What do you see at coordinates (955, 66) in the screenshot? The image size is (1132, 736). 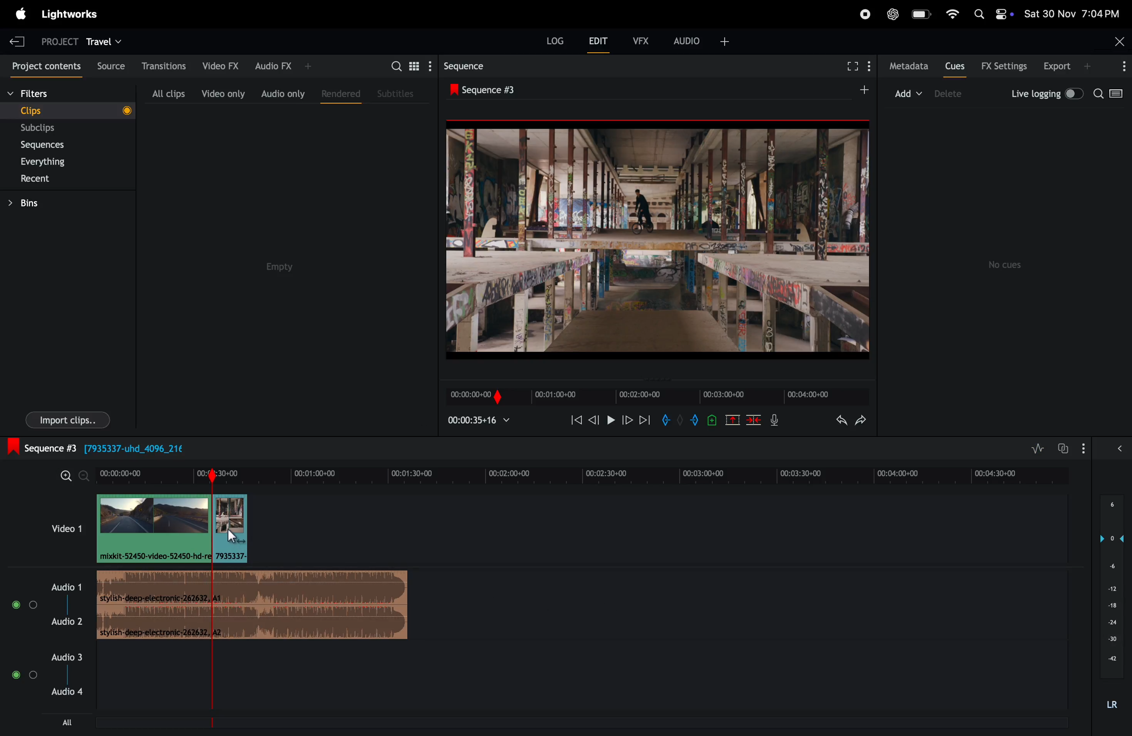 I see `cues ` at bounding box center [955, 66].